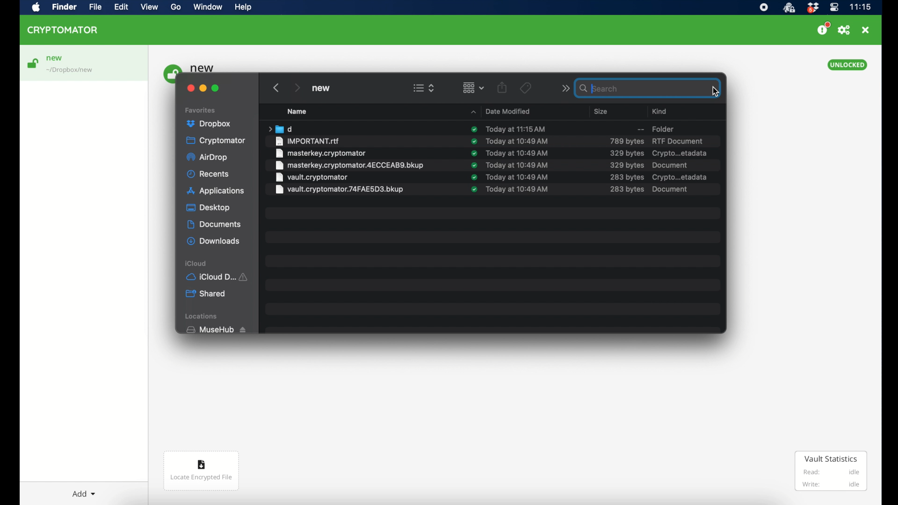 This screenshot has height=505, width=898. I want to click on Name, so click(300, 113).